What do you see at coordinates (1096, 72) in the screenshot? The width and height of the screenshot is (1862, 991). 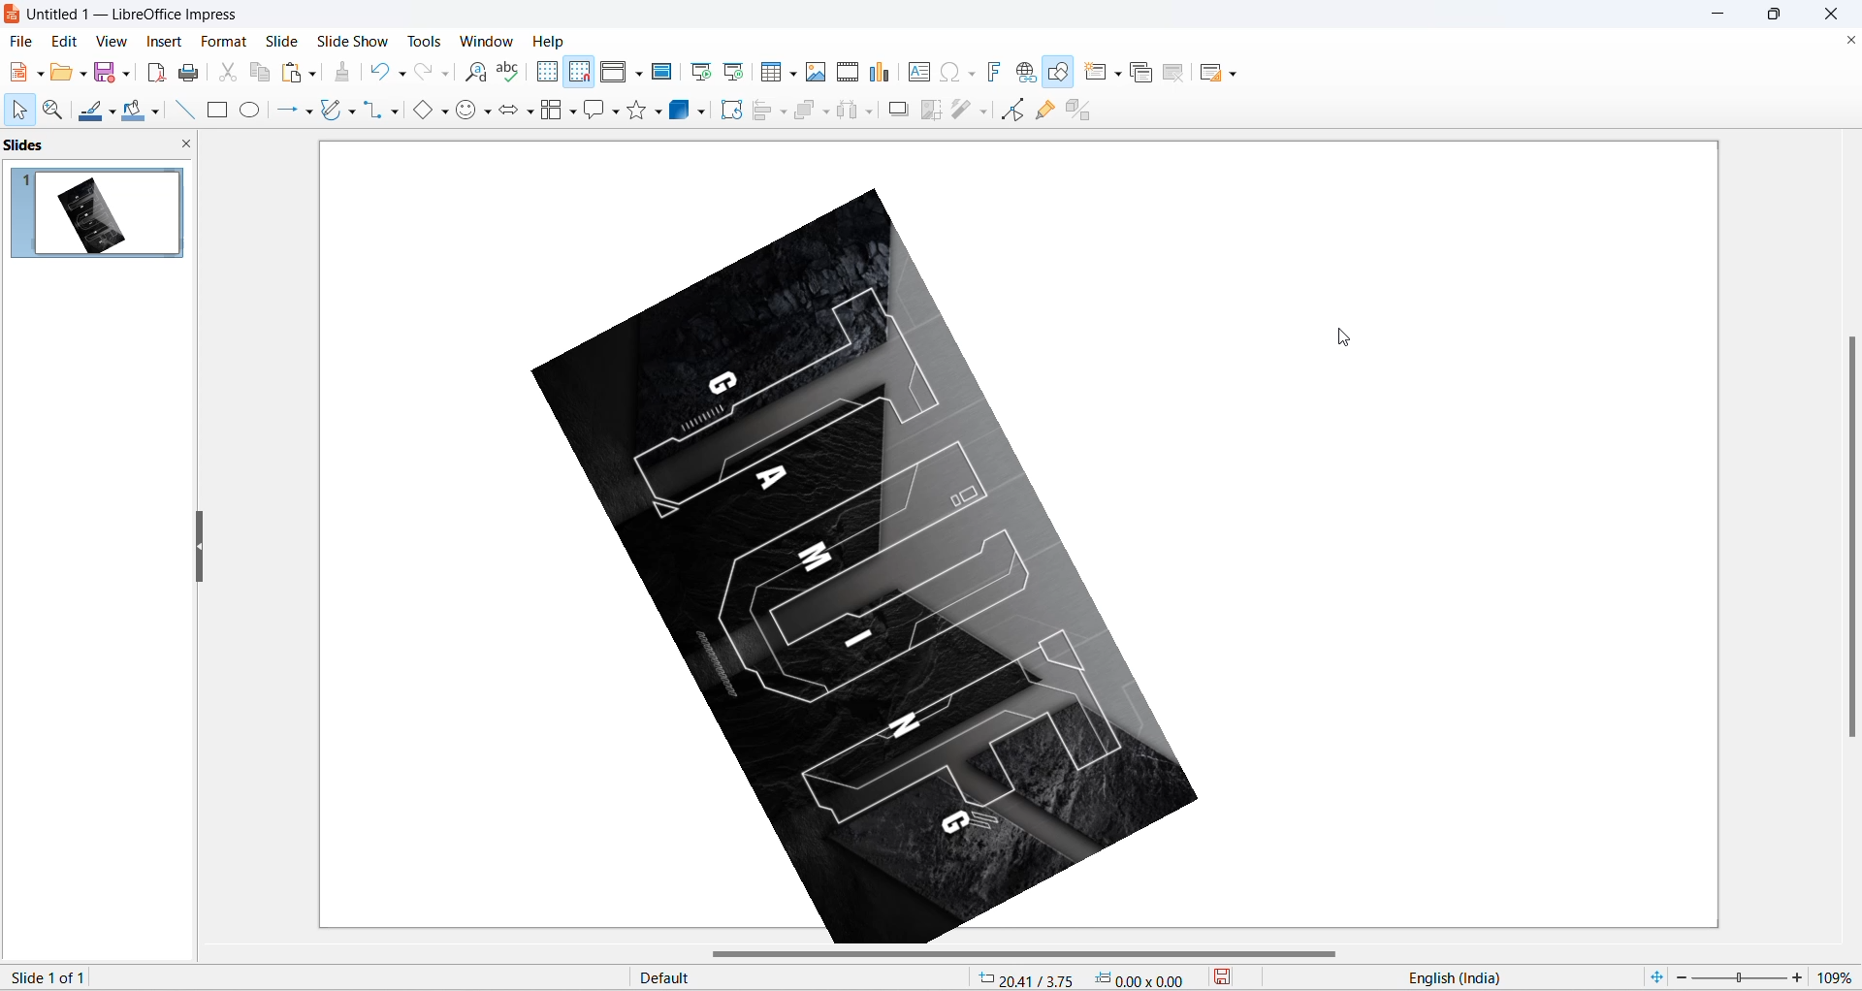 I see `new slide` at bounding box center [1096, 72].